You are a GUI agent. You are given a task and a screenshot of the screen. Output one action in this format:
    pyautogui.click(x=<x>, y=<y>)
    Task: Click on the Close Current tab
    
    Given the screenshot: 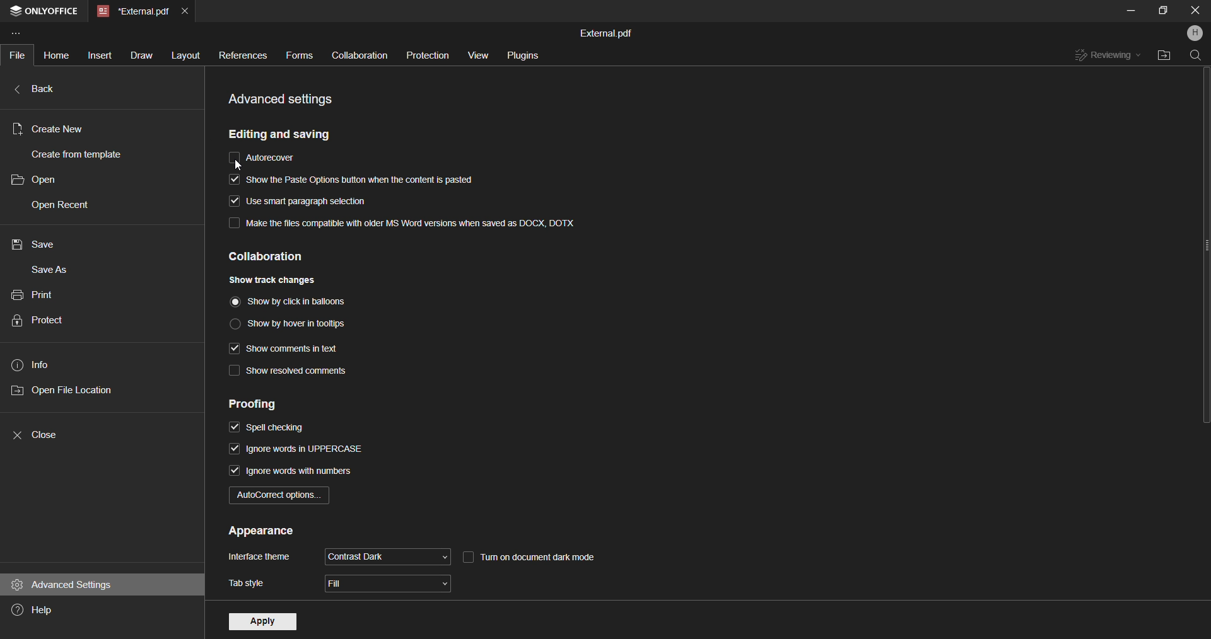 What is the action you would take?
    pyautogui.click(x=185, y=9)
    